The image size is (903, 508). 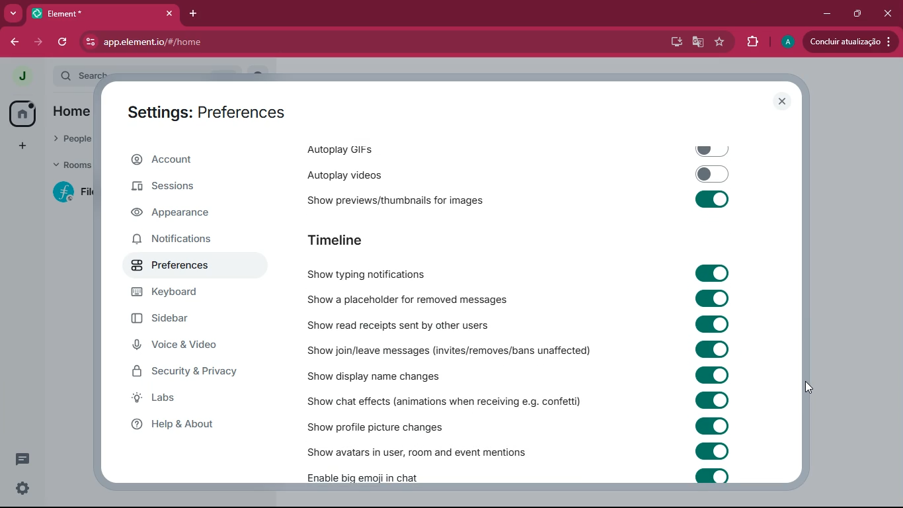 What do you see at coordinates (827, 14) in the screenshot?
I see `minimize` at bounding box center [827, 14].